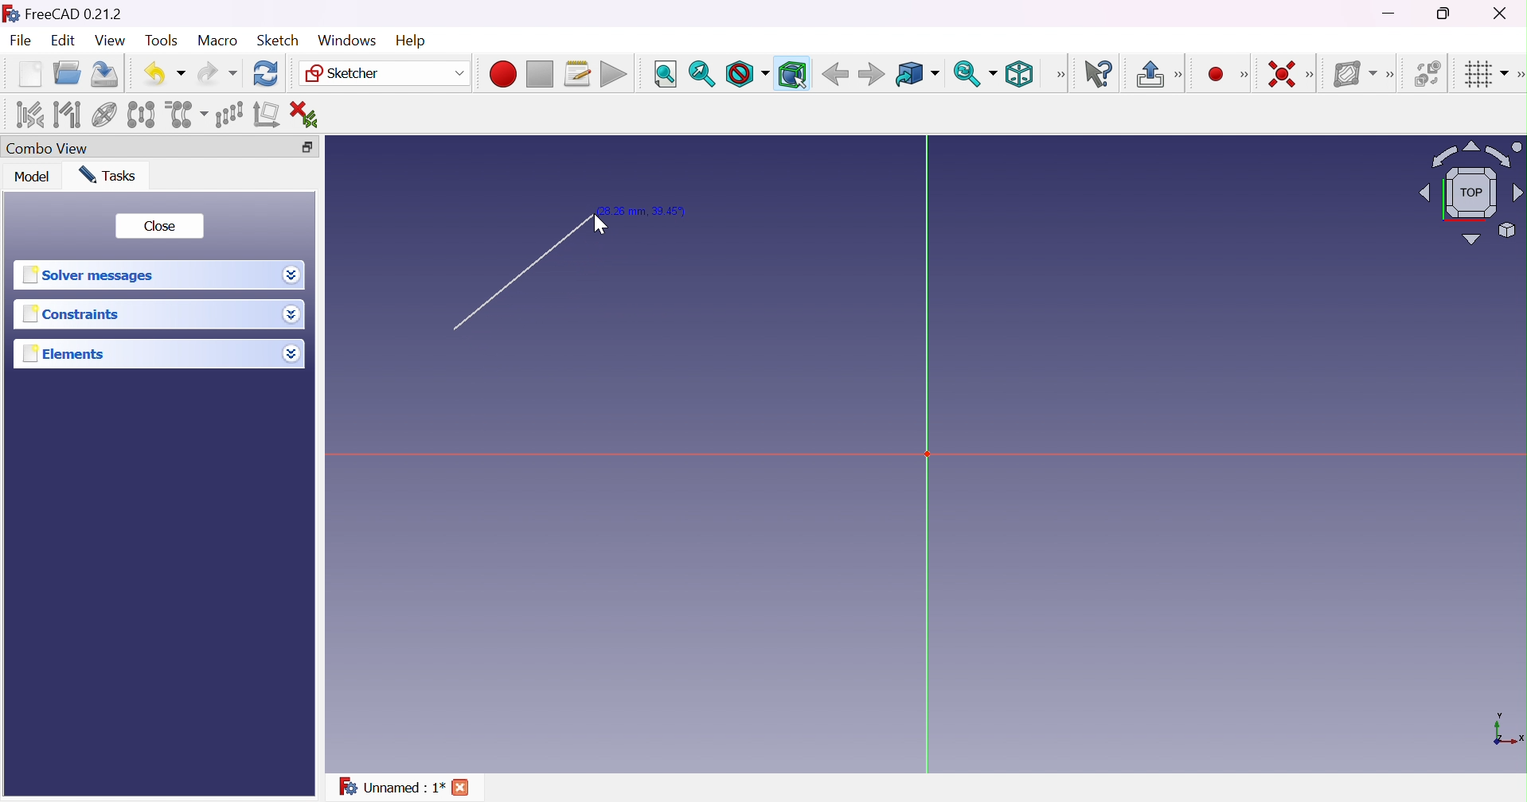  What do you see at coordinates (267, 116) in the screenshot?
I see `Remove axes alignment` at bounding box center [267, 116].